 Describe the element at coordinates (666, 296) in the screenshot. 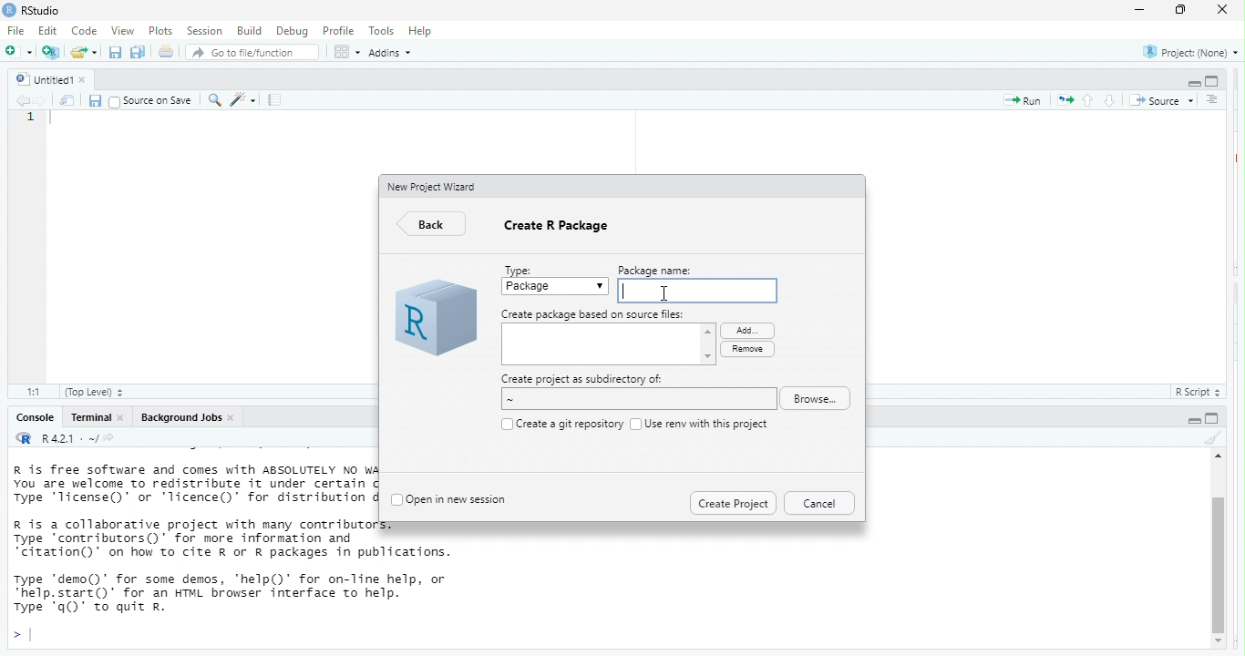

I see `cursor movement` at that location.